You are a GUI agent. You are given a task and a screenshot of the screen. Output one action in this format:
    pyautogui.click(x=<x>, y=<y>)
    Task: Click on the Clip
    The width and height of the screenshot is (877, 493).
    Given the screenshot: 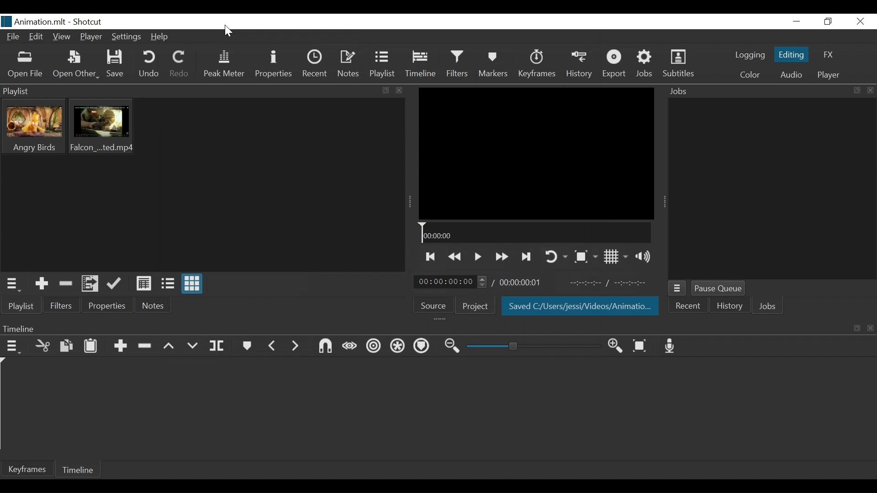 What is the action you would take?
    pyautogui.click(x=102, y=126)
    